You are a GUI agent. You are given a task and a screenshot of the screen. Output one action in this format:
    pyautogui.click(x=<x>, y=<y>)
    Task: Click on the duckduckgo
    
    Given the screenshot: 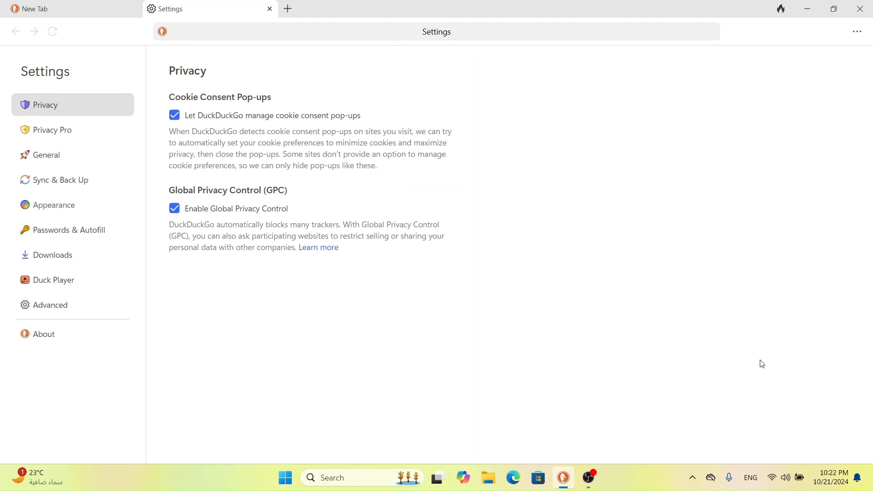 What is the action you would take?
    pyautogui.click(x=563, y=480)
    